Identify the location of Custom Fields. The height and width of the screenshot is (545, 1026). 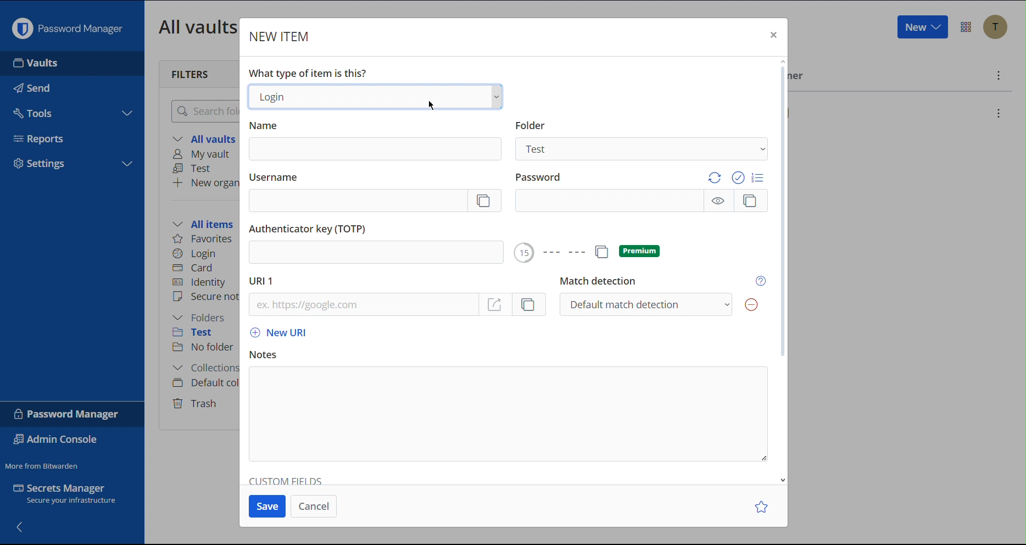
(287, 479).